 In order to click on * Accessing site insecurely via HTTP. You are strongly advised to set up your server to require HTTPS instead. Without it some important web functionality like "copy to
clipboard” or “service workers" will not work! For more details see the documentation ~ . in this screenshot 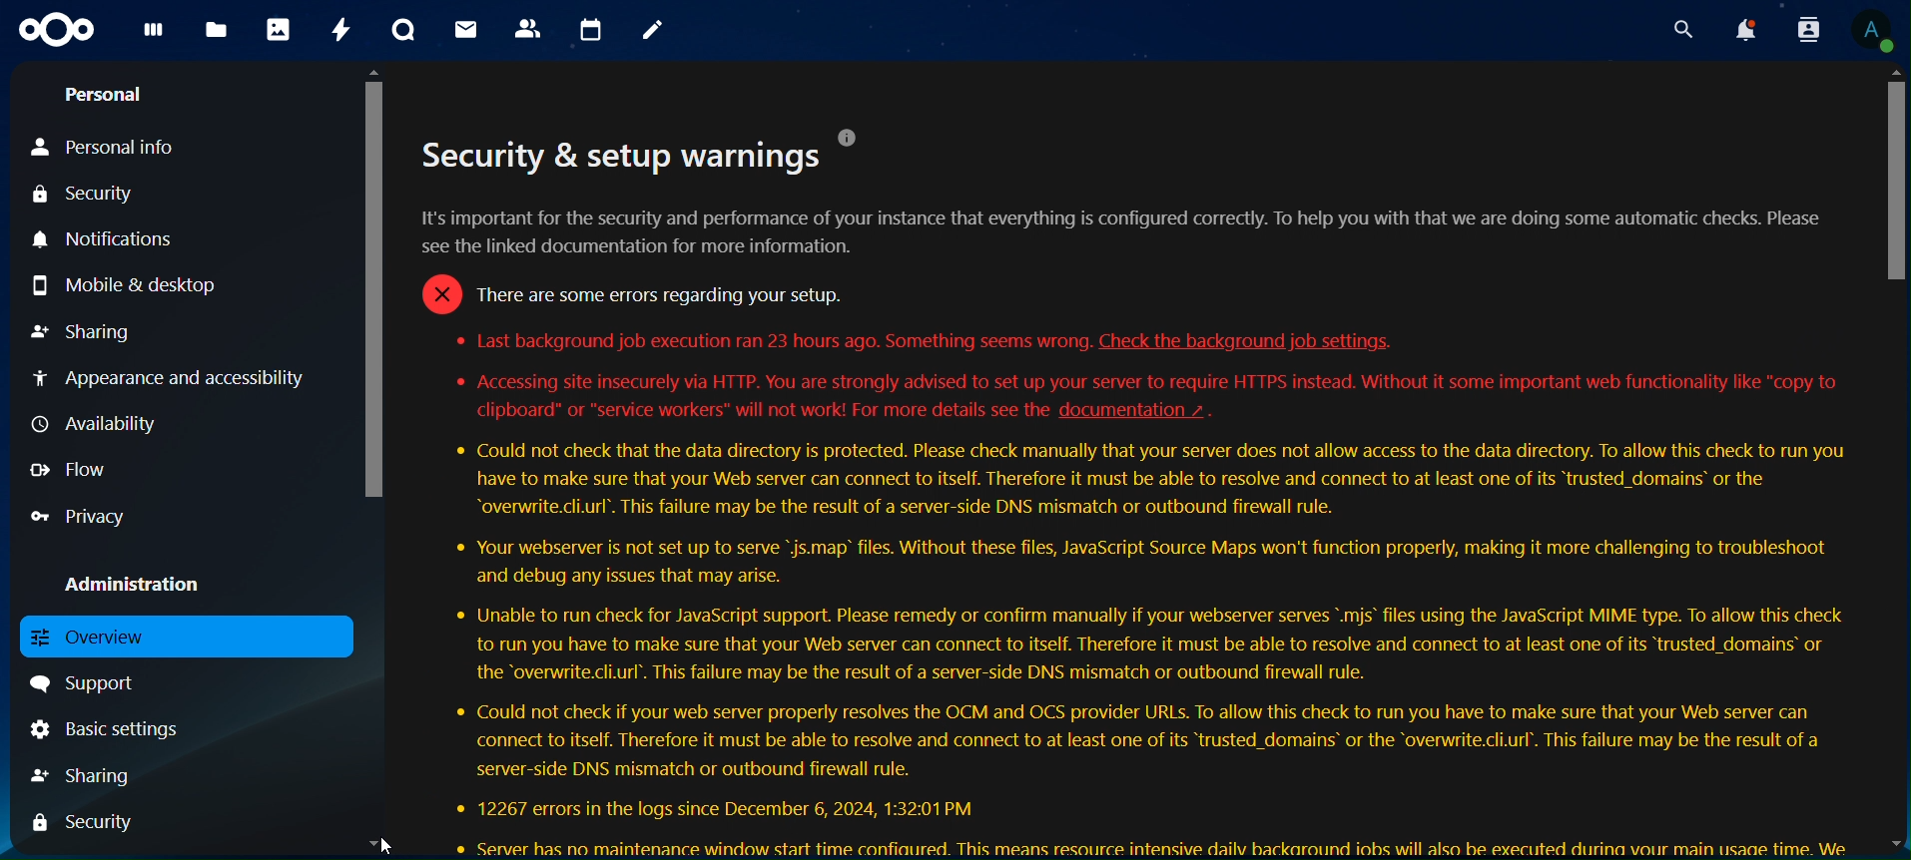, I will do `click(1154, 398)`.